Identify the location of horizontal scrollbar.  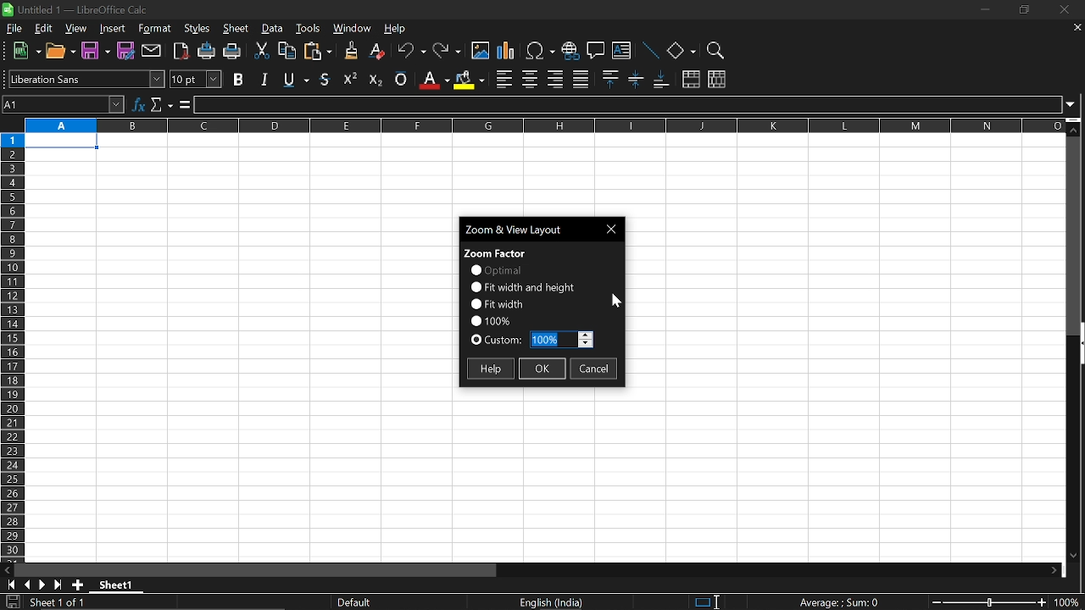
(259, 570).